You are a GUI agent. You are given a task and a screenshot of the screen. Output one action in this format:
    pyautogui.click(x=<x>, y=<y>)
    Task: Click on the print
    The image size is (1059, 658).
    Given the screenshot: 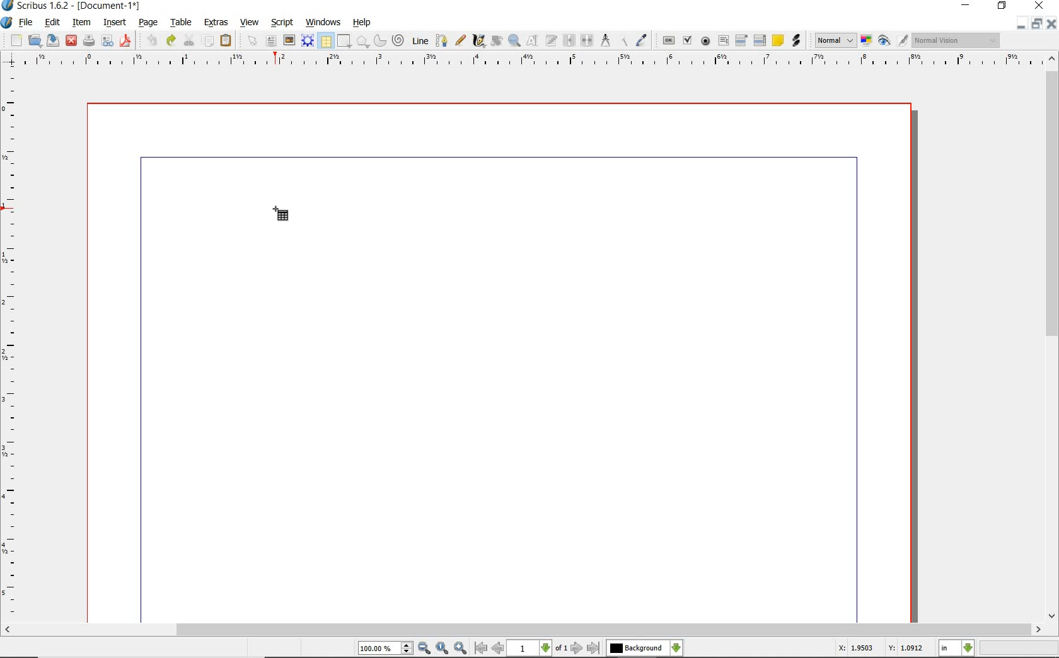 What is the action you would take?
    pyautogui.click(x=88, y=40)
    